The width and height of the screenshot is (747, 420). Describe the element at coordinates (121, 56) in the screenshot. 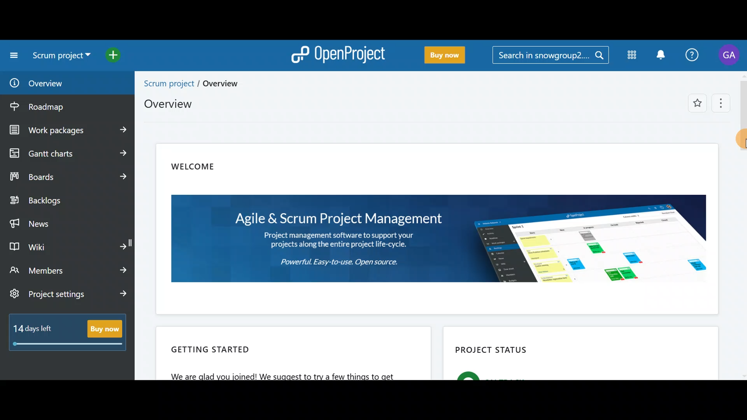

I see `Open quick add menu` at that location.